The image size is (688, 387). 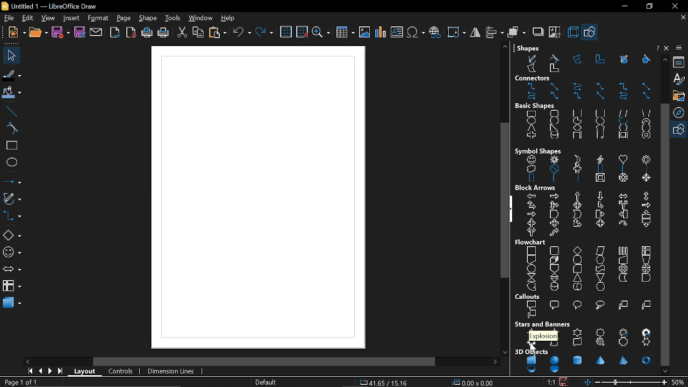 I want to click on align, so click(x=493, y=32).